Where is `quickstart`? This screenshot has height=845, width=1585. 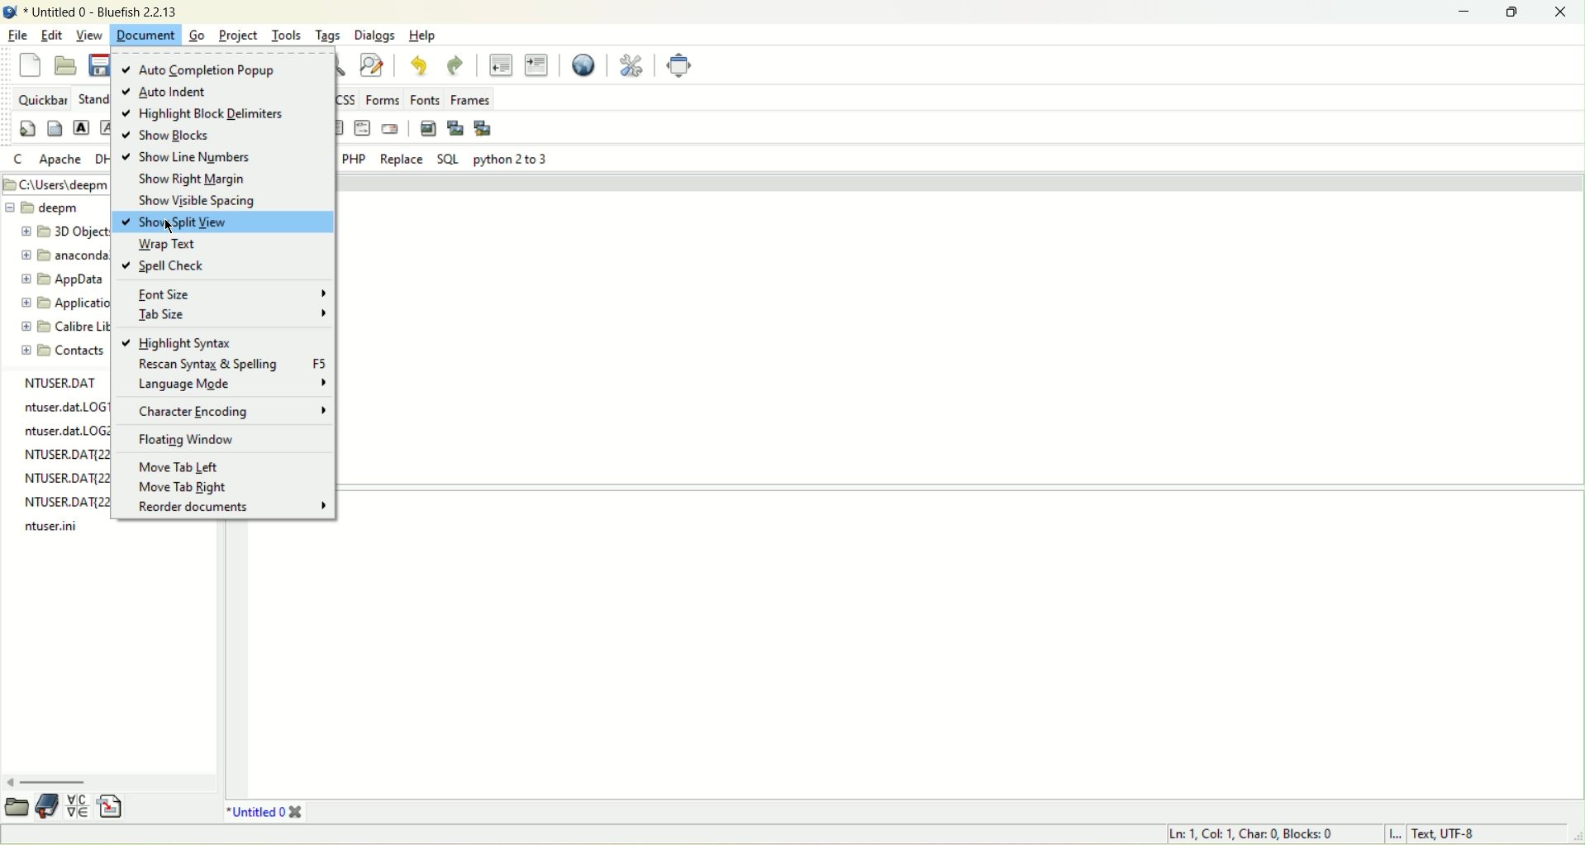
quickstart is located at coordinates (28, 128).